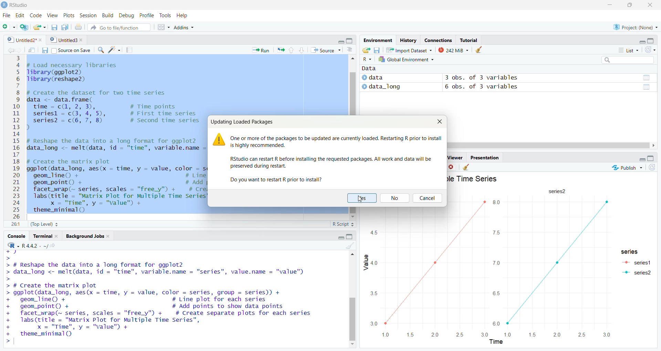 This screenshot has height=351, width=661. Describe the element at coordinates (343, 224) in the screenshot. I see `R Script ` at that location.